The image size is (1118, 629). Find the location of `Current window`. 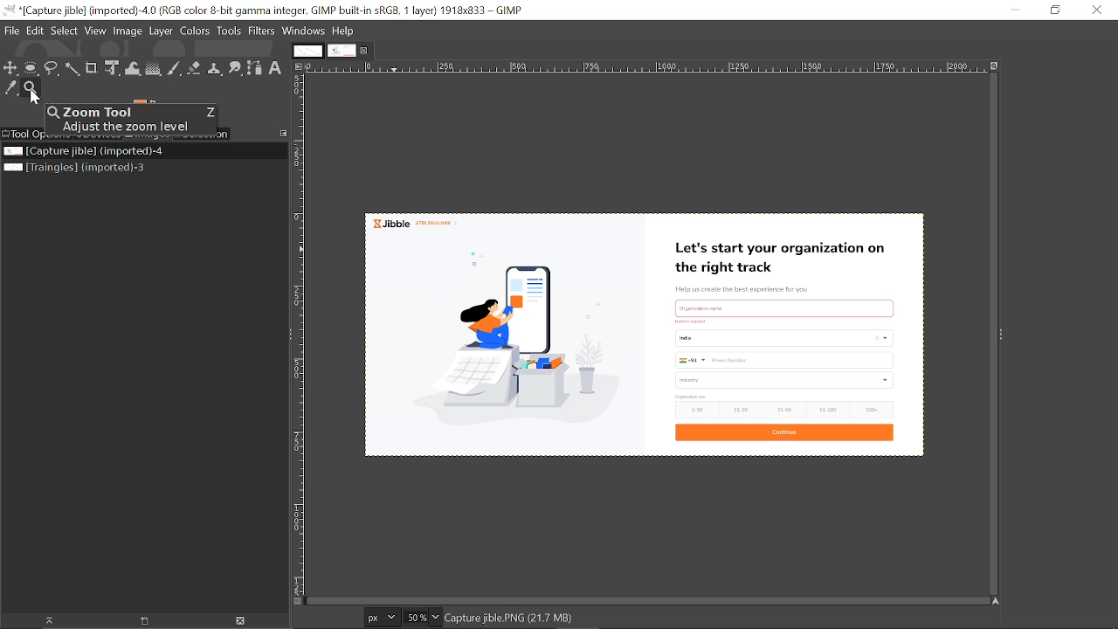

Current window is located at coordinates (265, 10).